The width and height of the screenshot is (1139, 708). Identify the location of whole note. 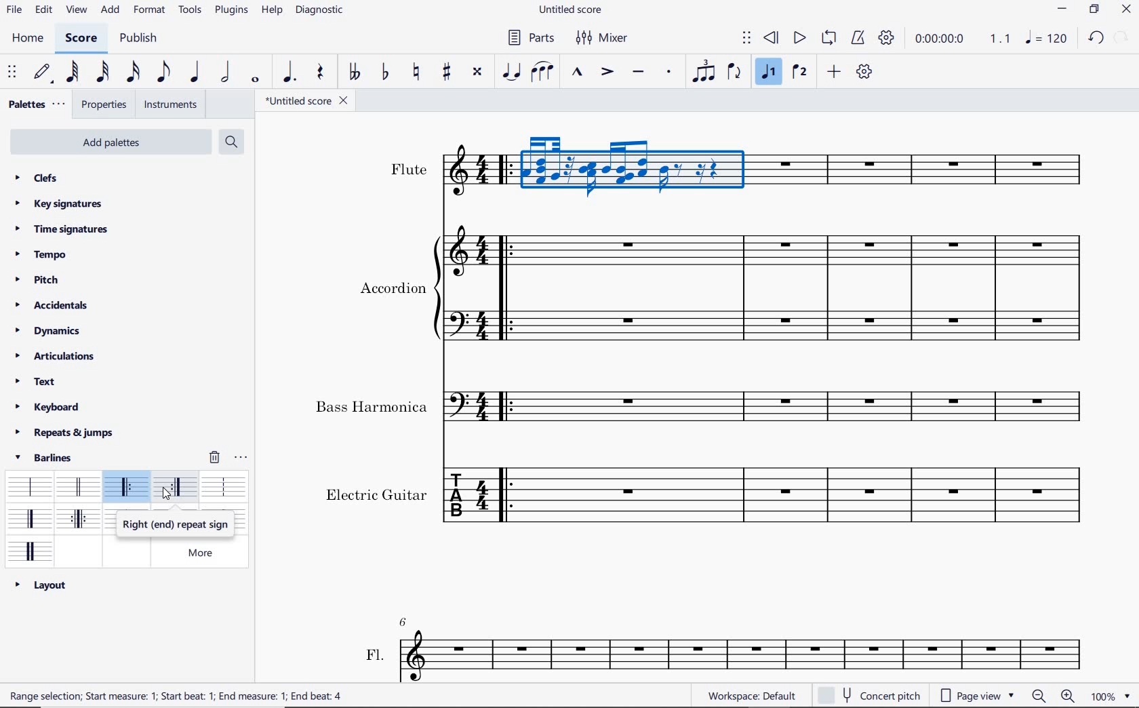
(255, 81).